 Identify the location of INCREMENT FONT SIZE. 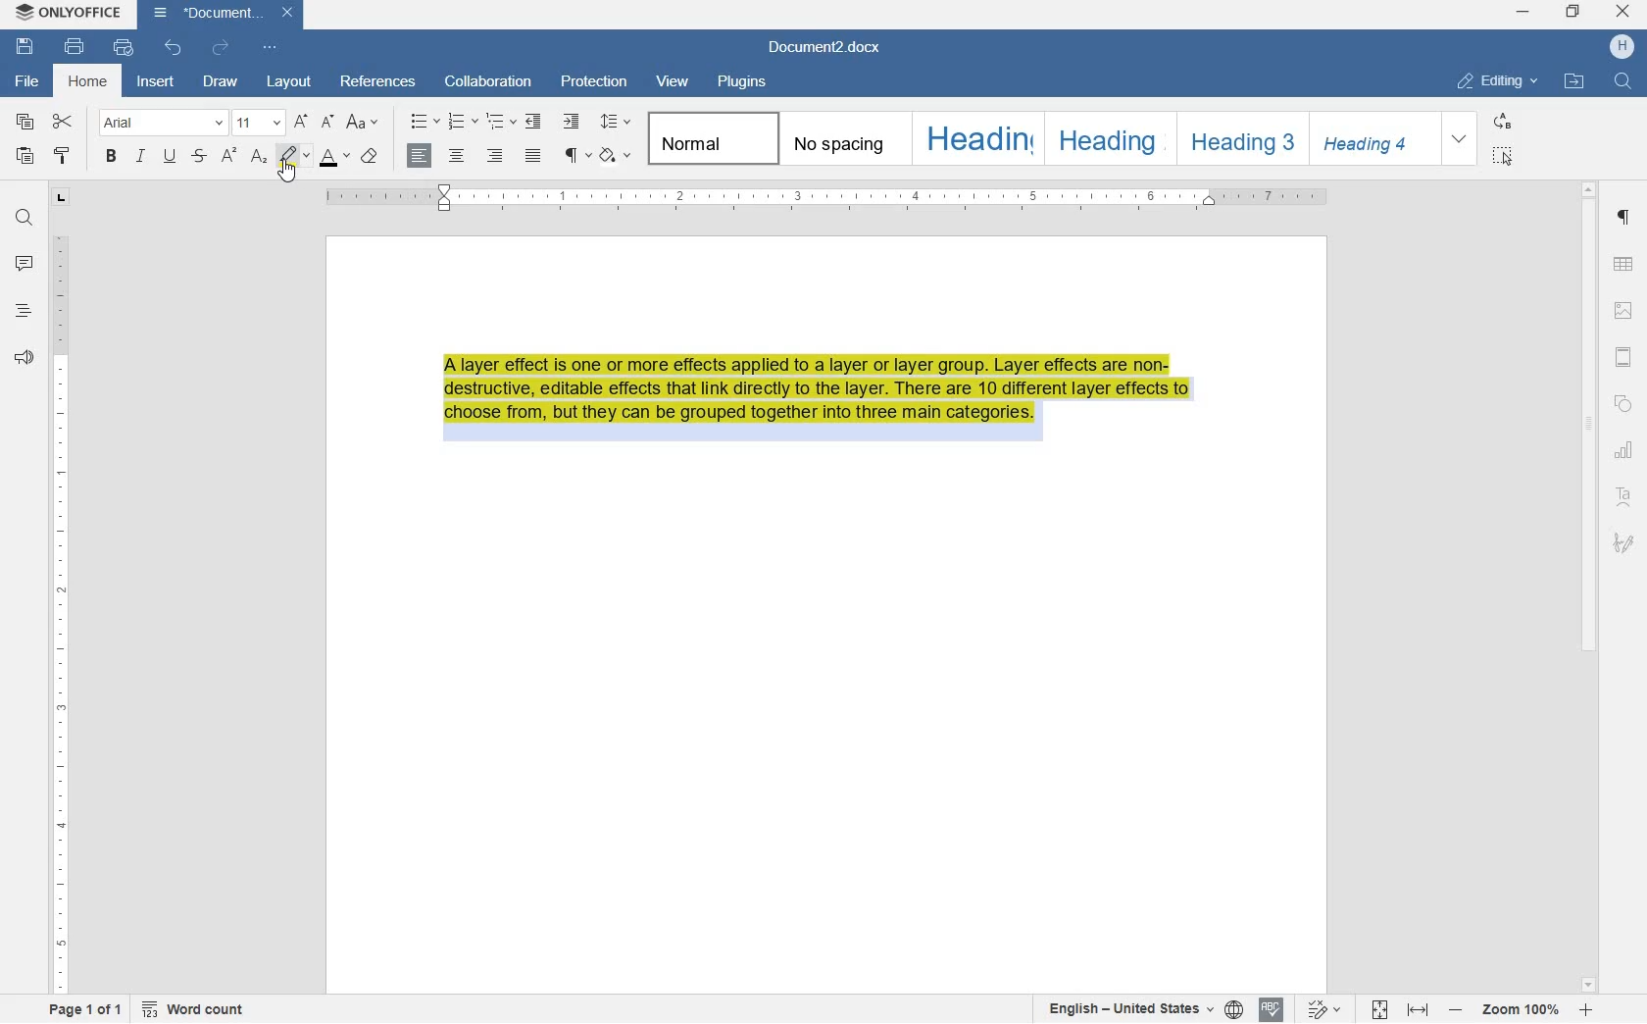
(300, 123).